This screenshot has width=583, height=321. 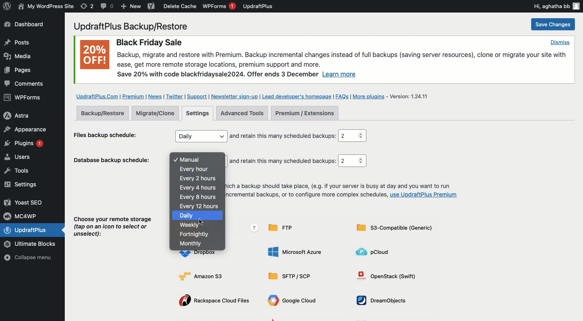 I want to click on Dashboard, so click(x=29, y=25).